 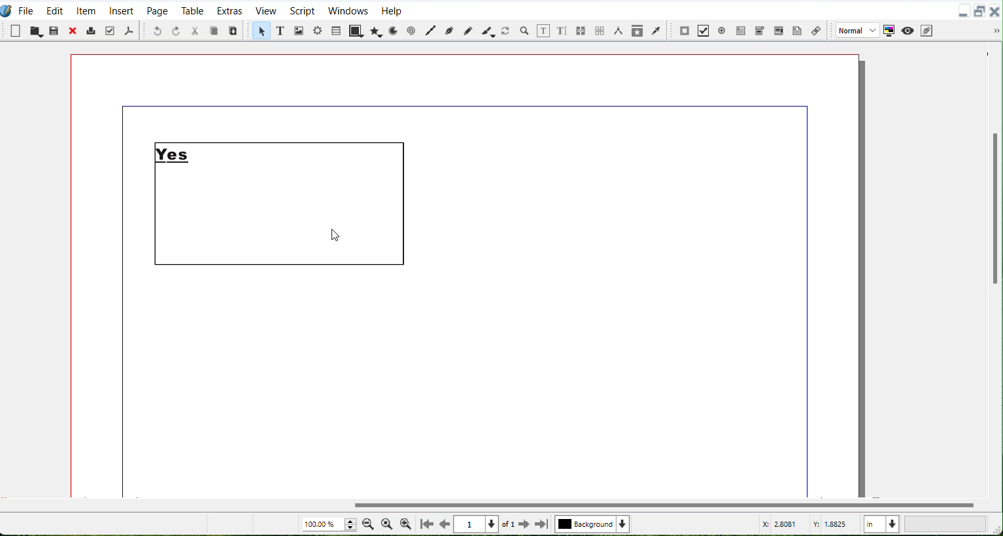 What do you see at coordinates (176, 31) in the screenshot?
I see `Redo` at bounding box center [176, 31].